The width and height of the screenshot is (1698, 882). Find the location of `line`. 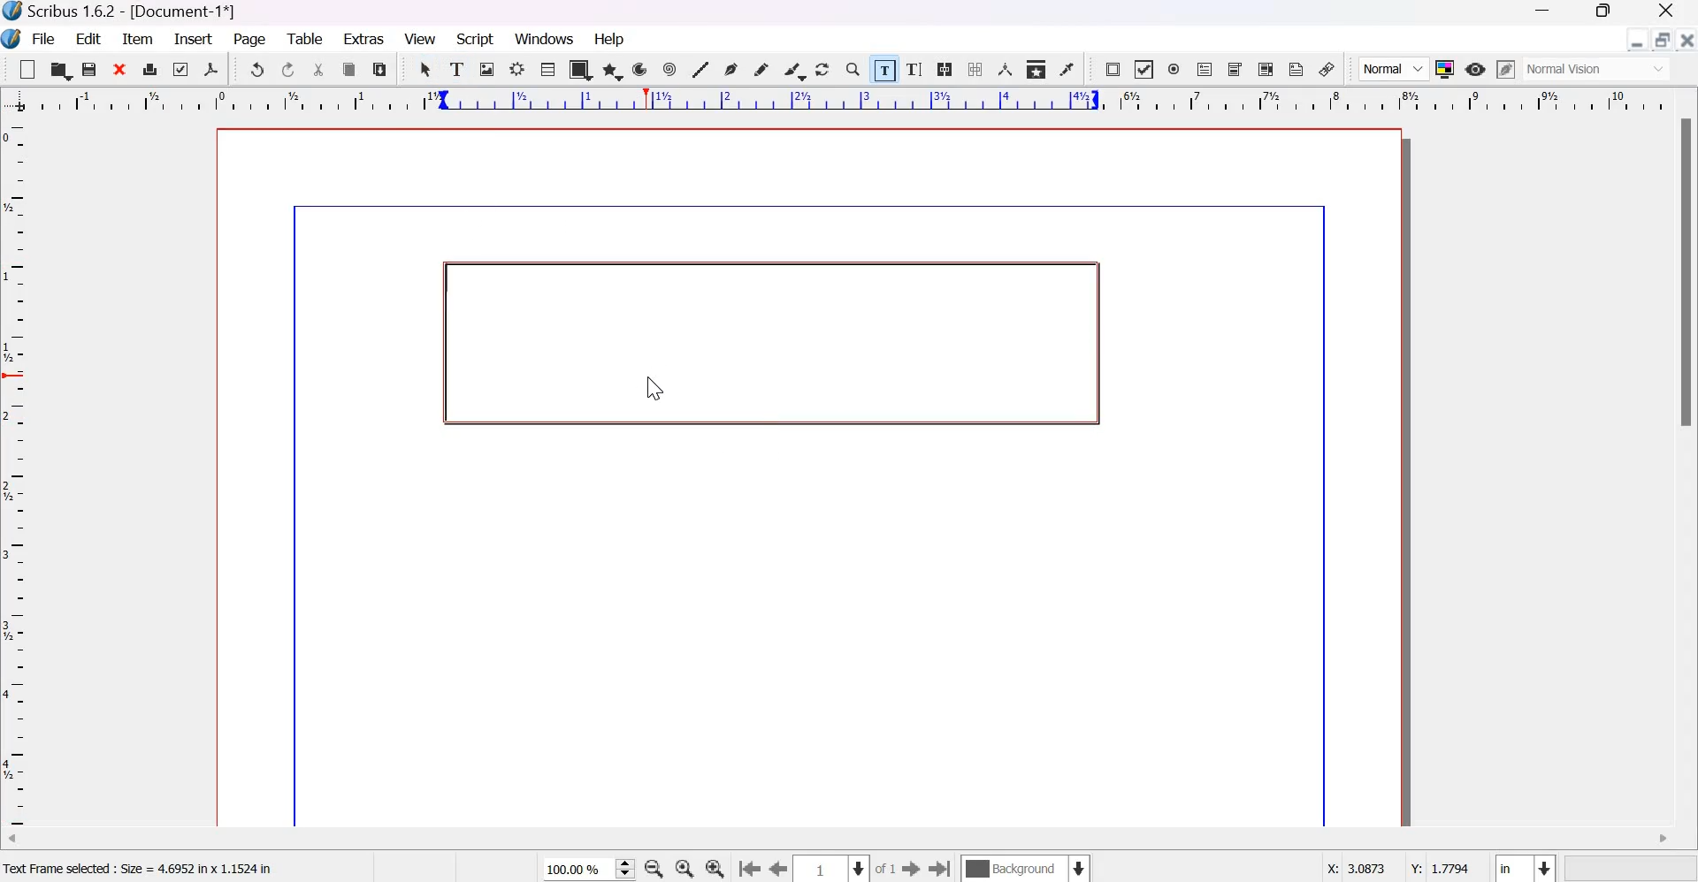

line is located at coordinates (700, 68).